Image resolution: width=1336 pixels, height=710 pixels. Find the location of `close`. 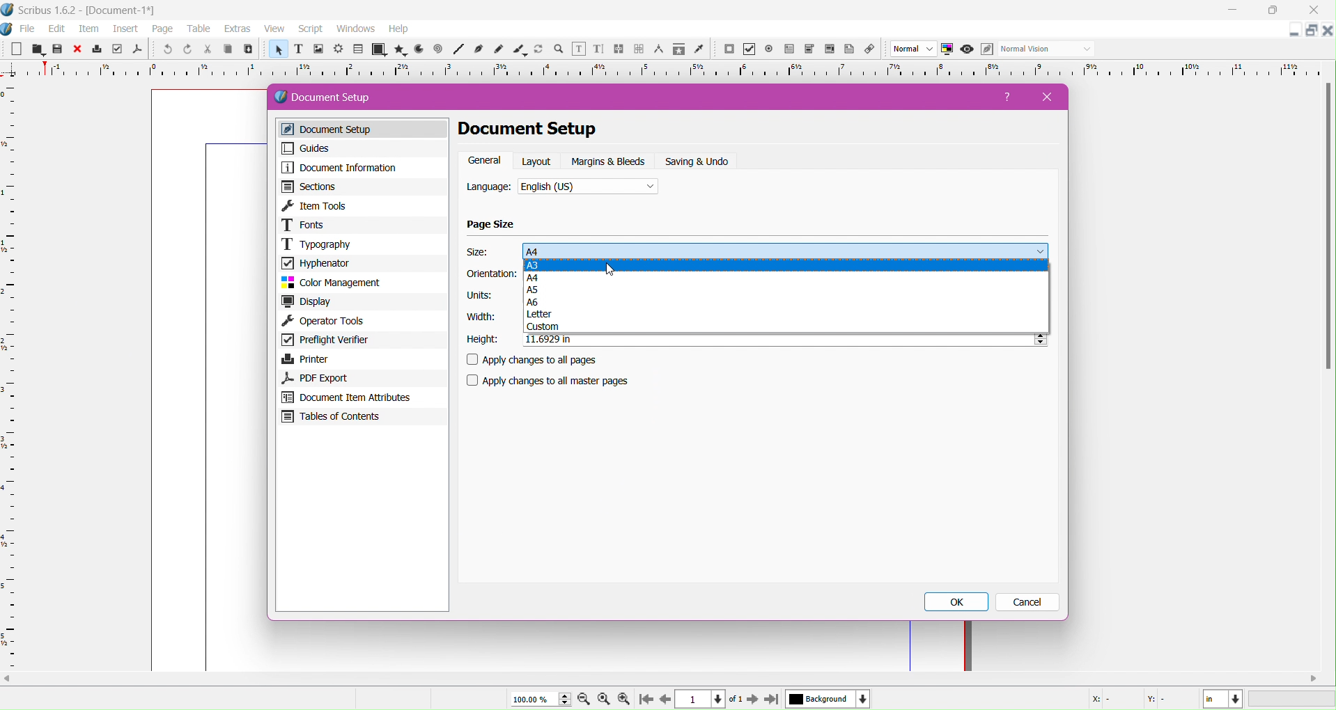

close is located at coordinates (77, 49).